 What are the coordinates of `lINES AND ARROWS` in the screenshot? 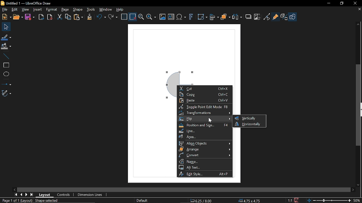 It's located at (6, 83).